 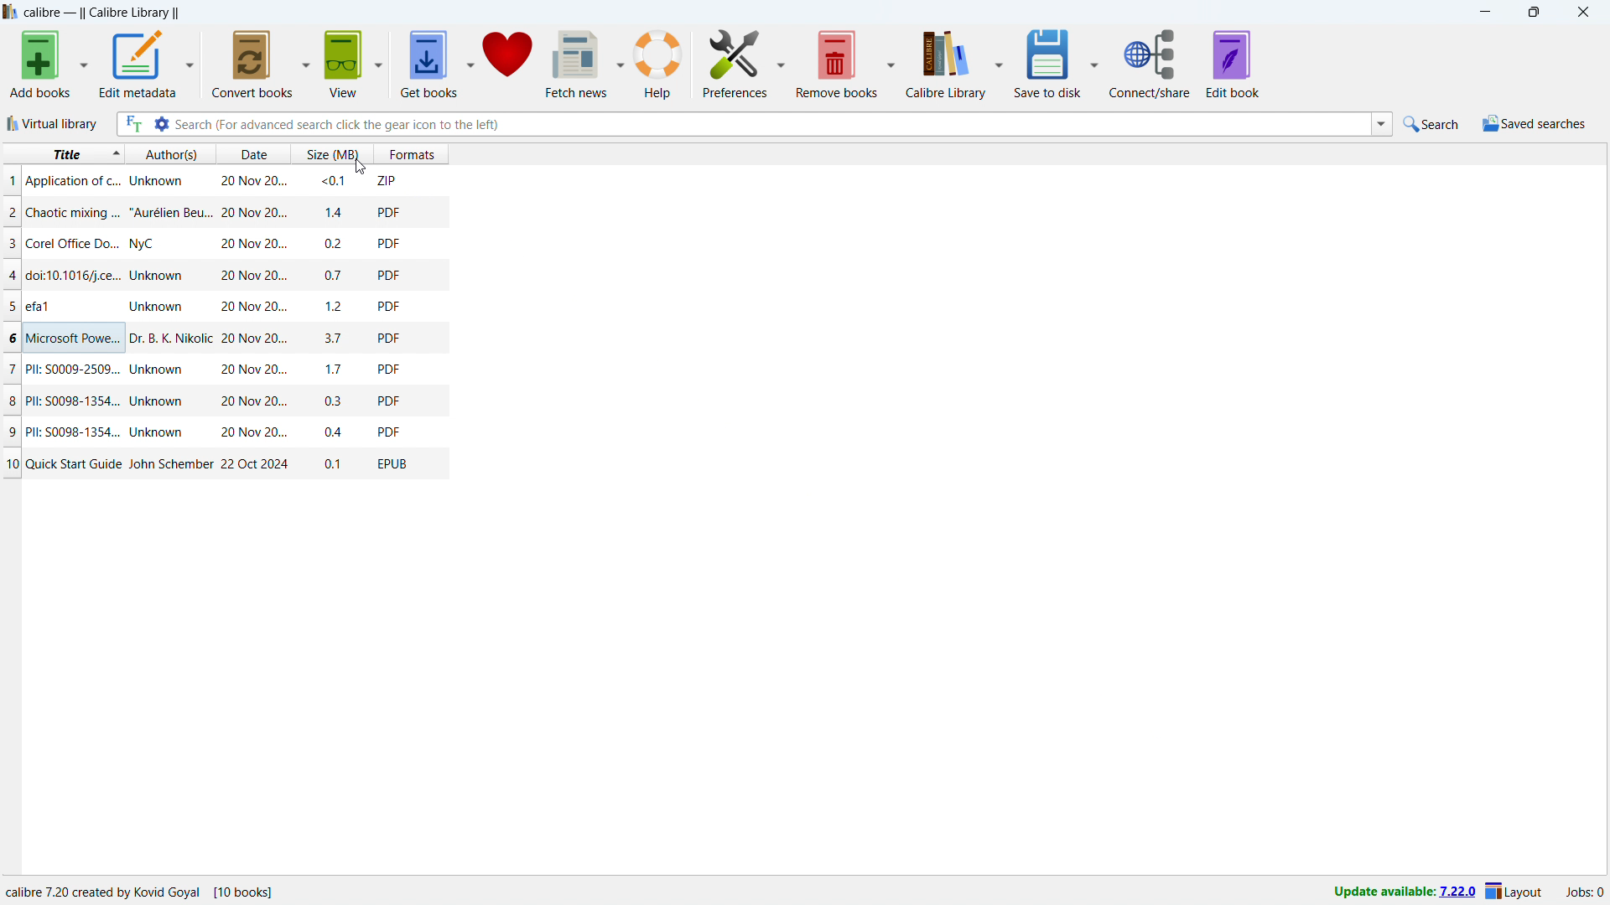 What do you see at coordinates (471, 63) in the screenshot?
I see `get books options` at bounding box center [471, 63].